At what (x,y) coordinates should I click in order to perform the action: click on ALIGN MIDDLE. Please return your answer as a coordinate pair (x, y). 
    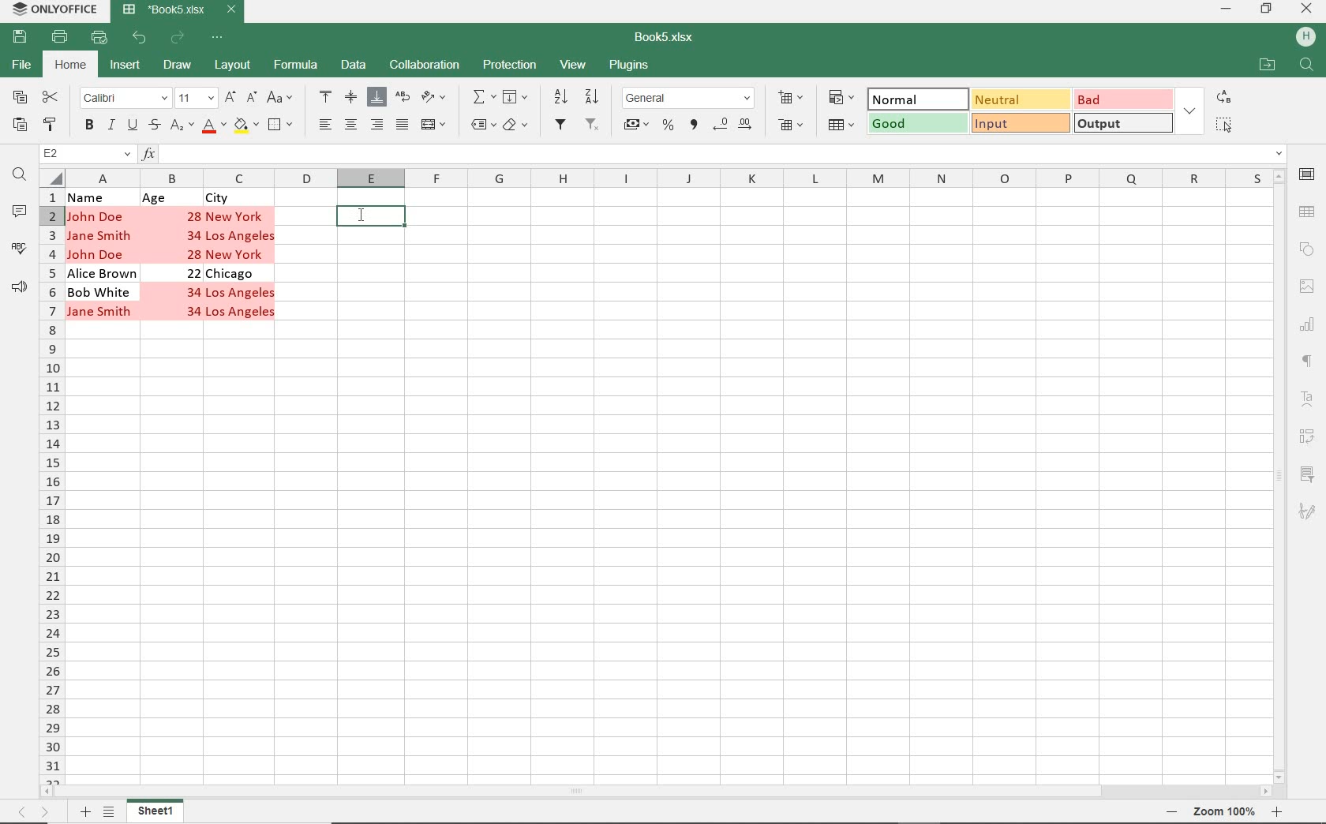
    Looking at the image, I should click on (351, 99).